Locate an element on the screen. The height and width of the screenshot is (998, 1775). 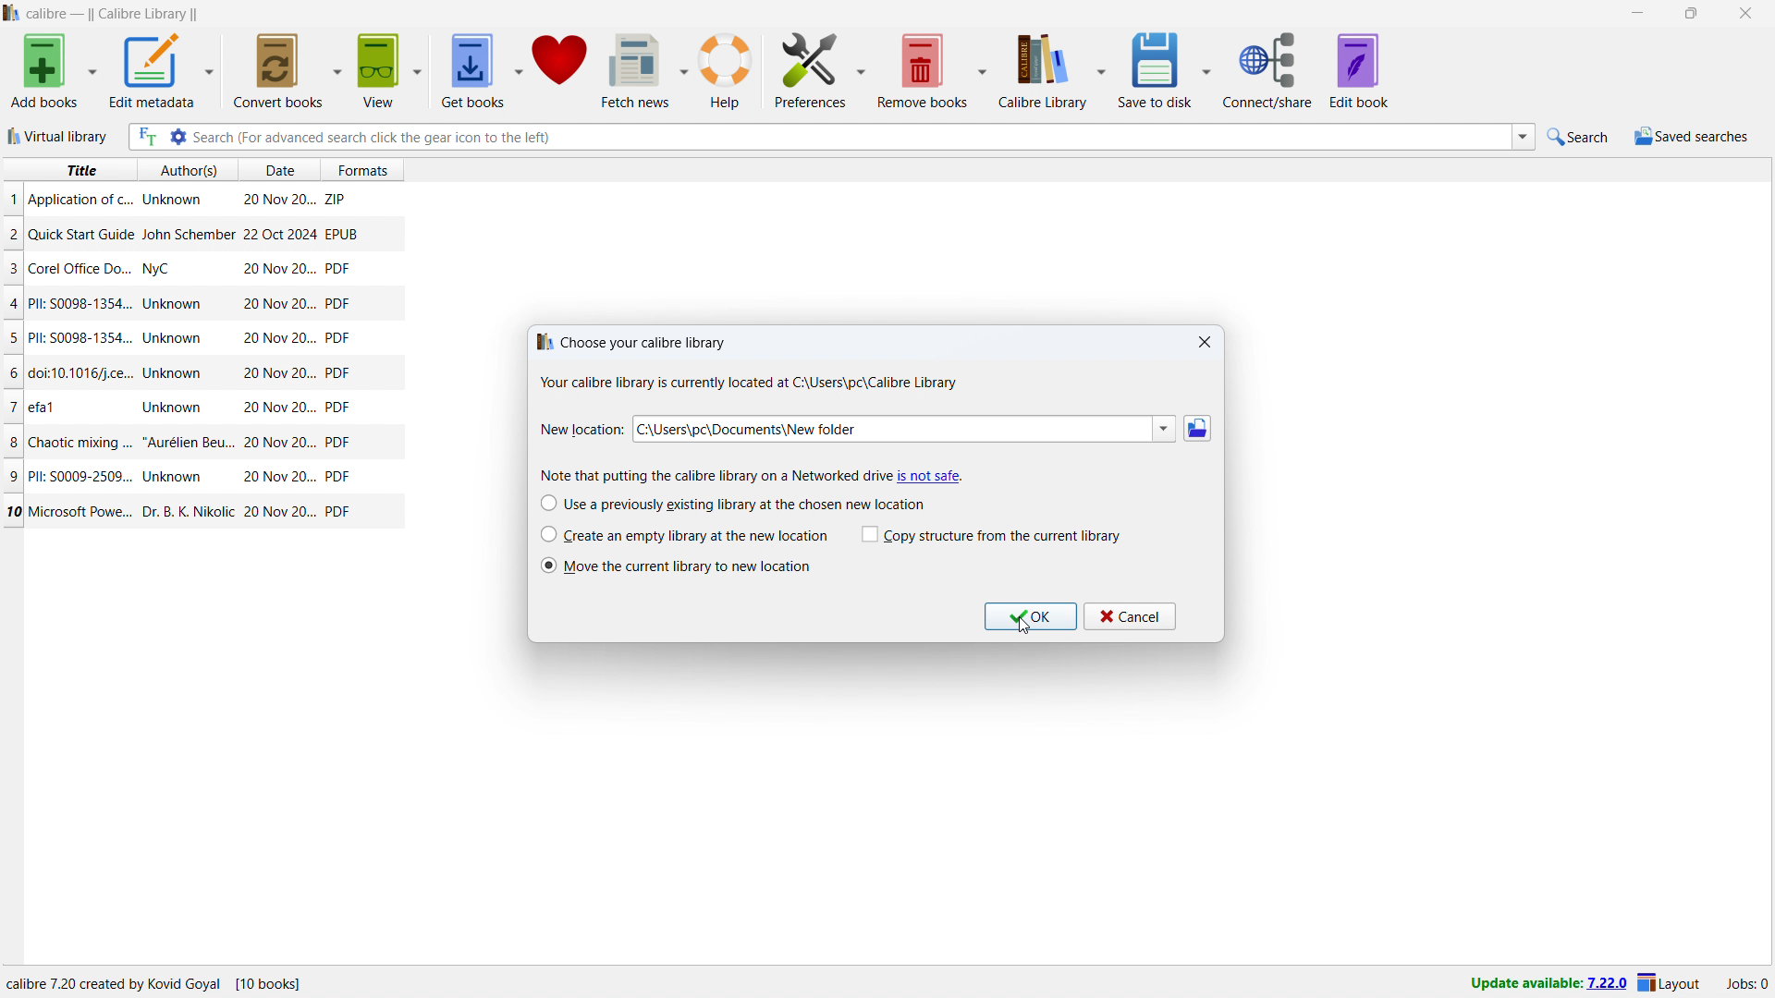
Author is located at coordinates (160, 271).